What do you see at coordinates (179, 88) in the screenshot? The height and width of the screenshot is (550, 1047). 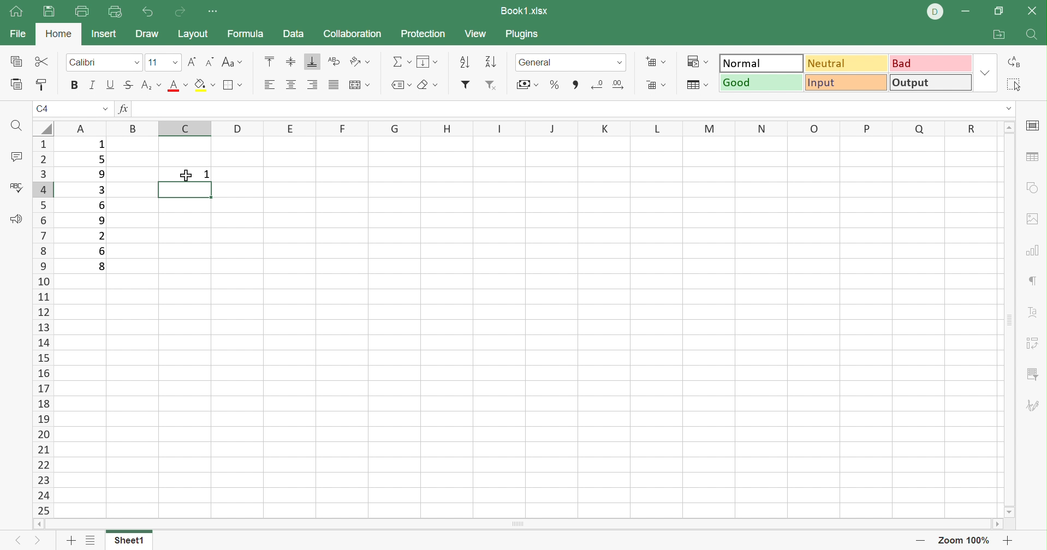 I see `Font color` at bounding box center [179, 88].